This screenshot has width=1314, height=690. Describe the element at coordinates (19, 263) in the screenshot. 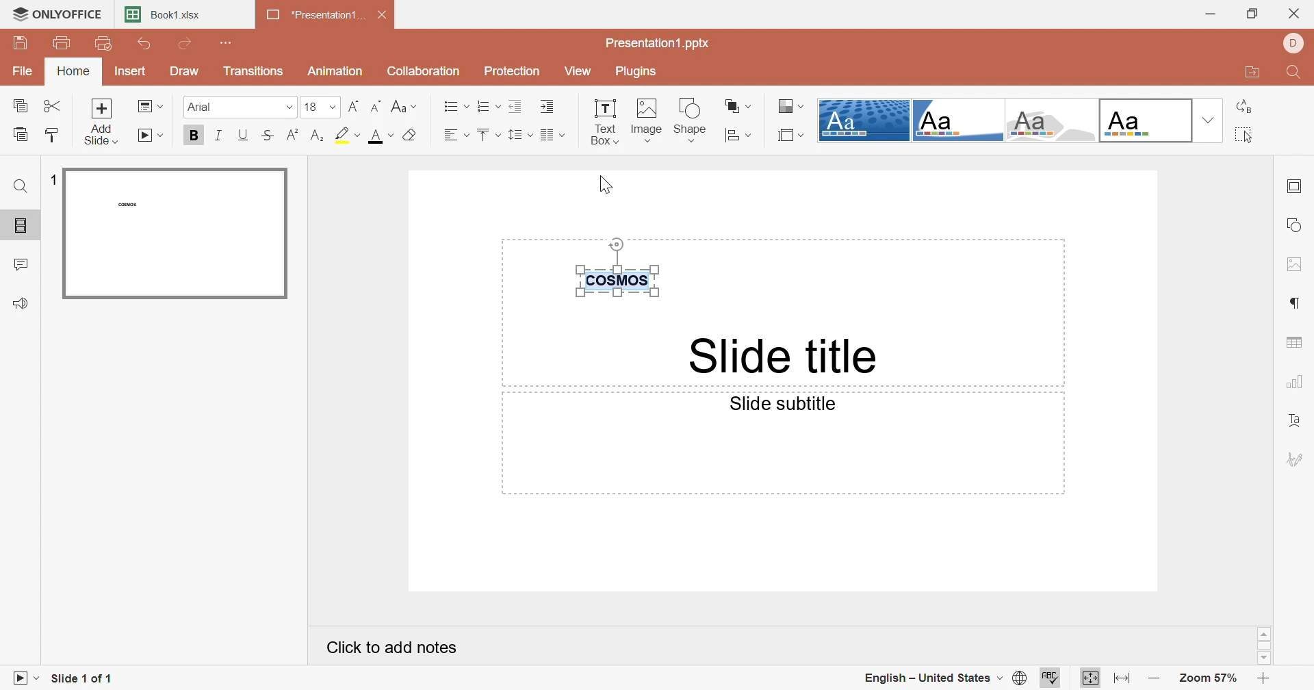

I see `Comments` at that location.